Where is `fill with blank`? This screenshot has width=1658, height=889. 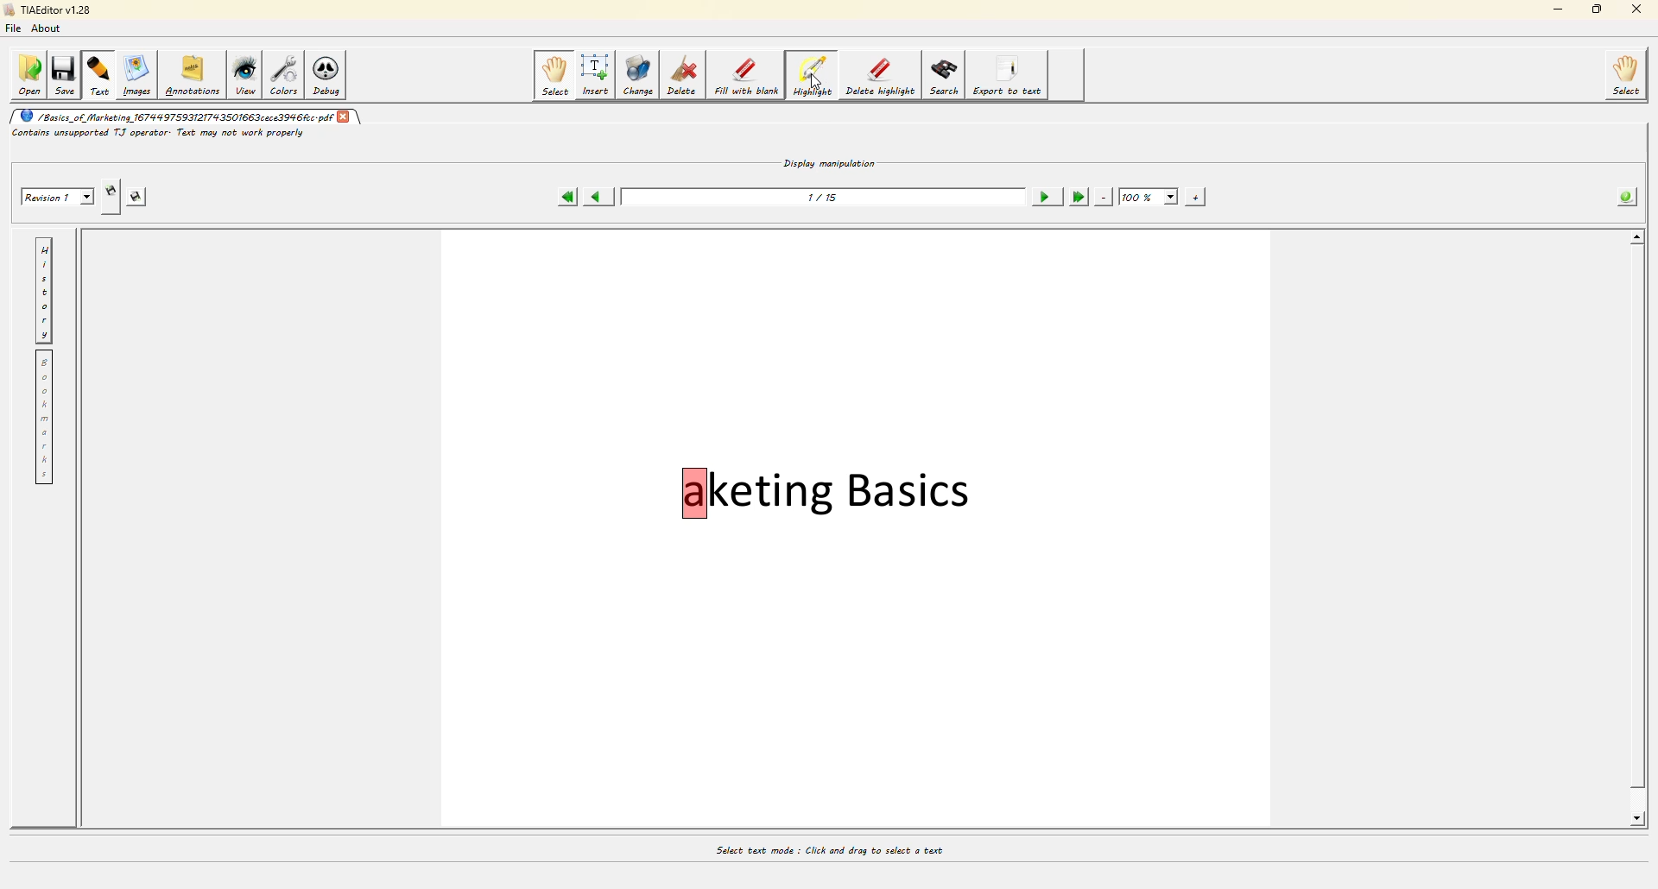 fill with blank is located at coordinates (744, 75).